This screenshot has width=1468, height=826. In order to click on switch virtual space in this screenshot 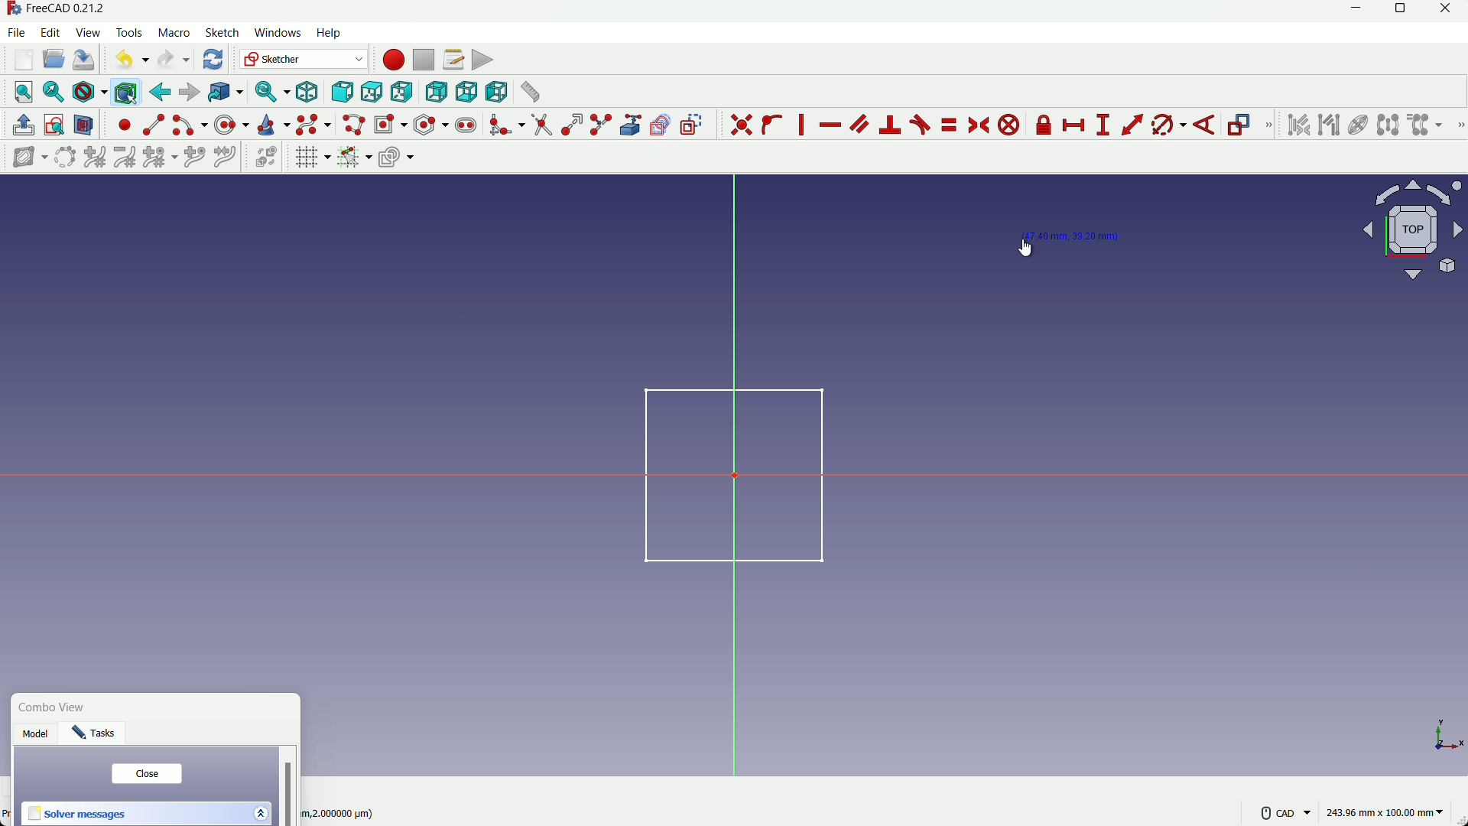, I will do `click(268, 158)`.